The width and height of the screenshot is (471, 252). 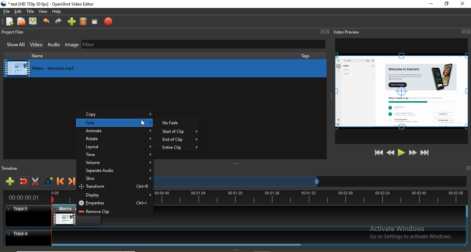 What do you see at coordinates (58, 12) in the screenshot?
I see `Help` at bounding box center [58, 12].